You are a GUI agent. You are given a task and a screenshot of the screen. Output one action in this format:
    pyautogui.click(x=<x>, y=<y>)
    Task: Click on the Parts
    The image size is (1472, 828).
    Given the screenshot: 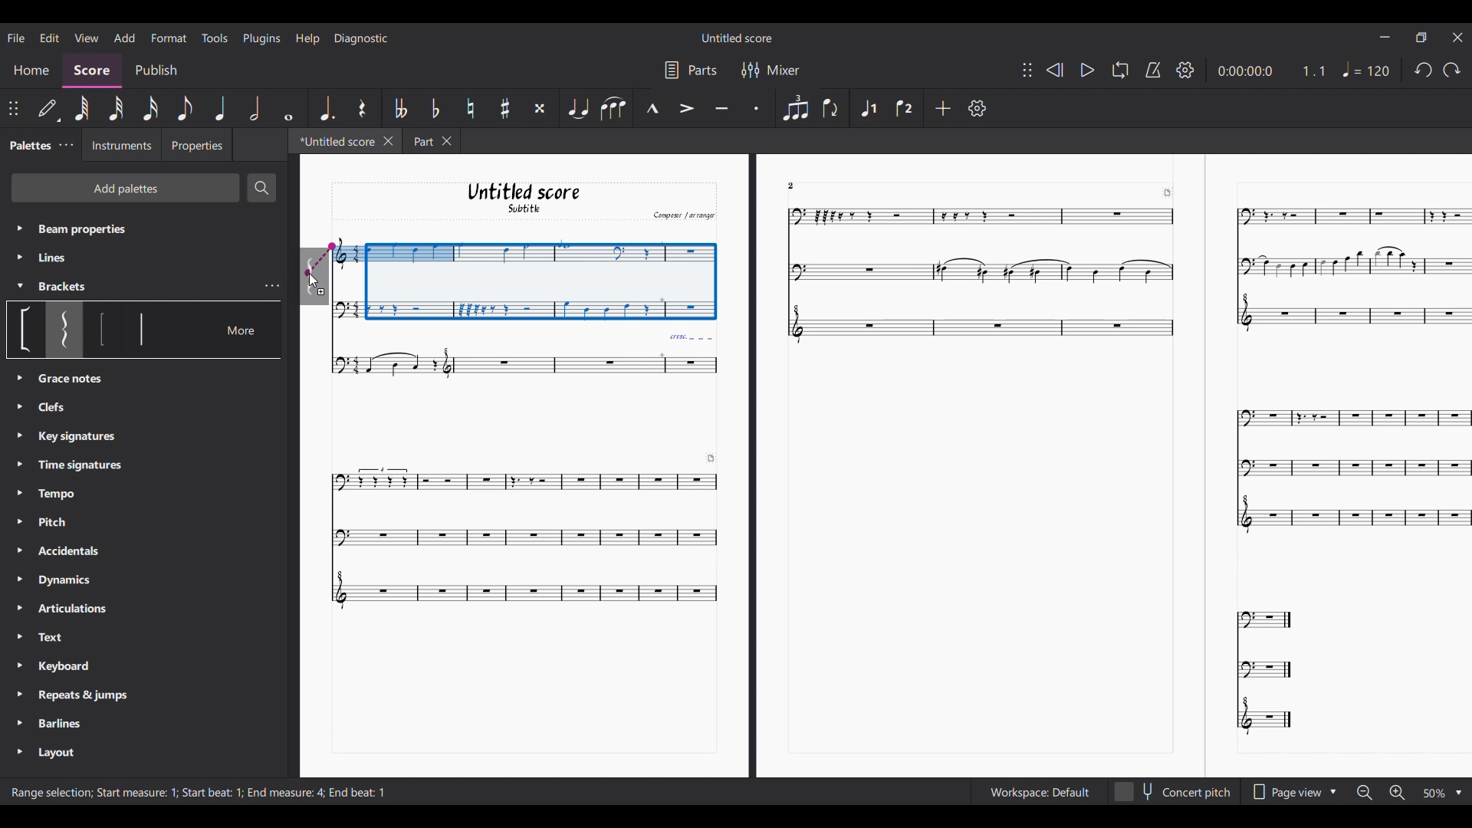 What is the action you would take?
    pyautogui.click(x=703, y=70)
    